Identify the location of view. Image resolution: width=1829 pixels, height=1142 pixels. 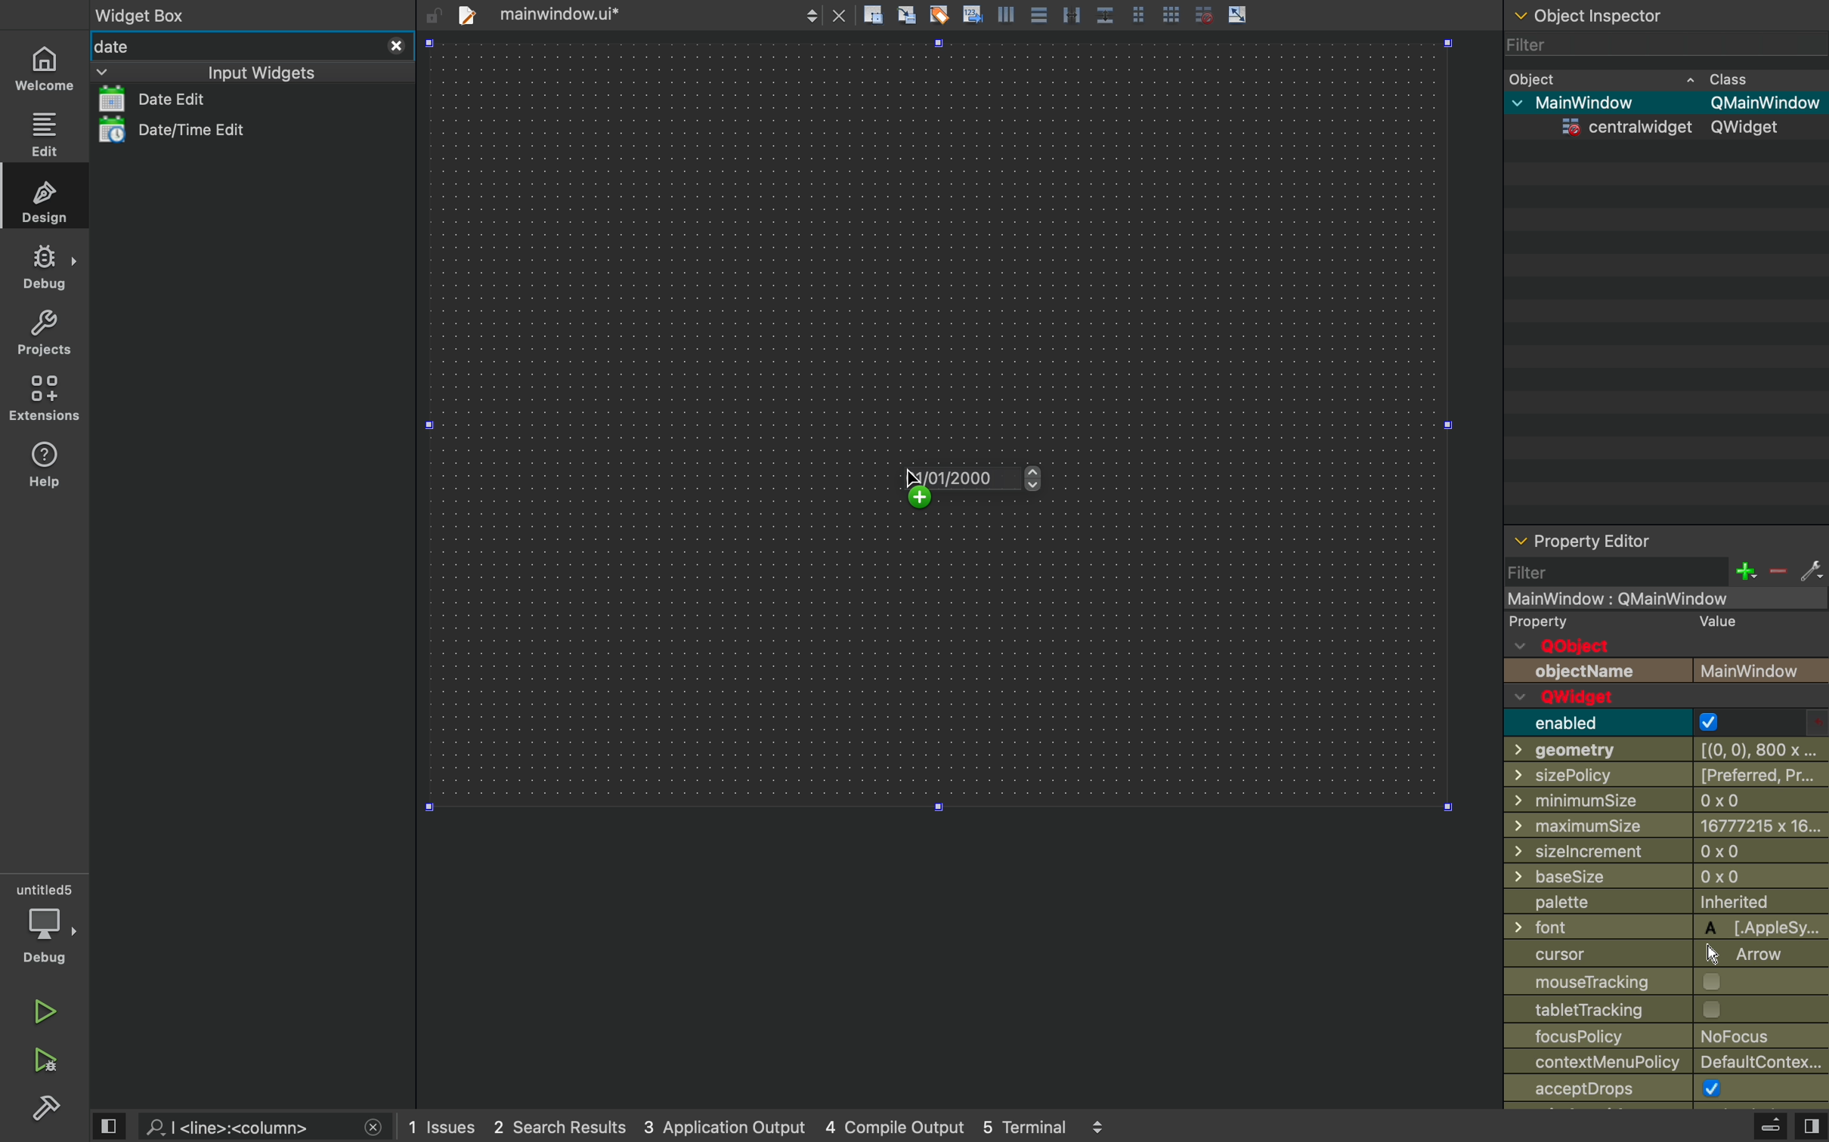
(107, 1125).